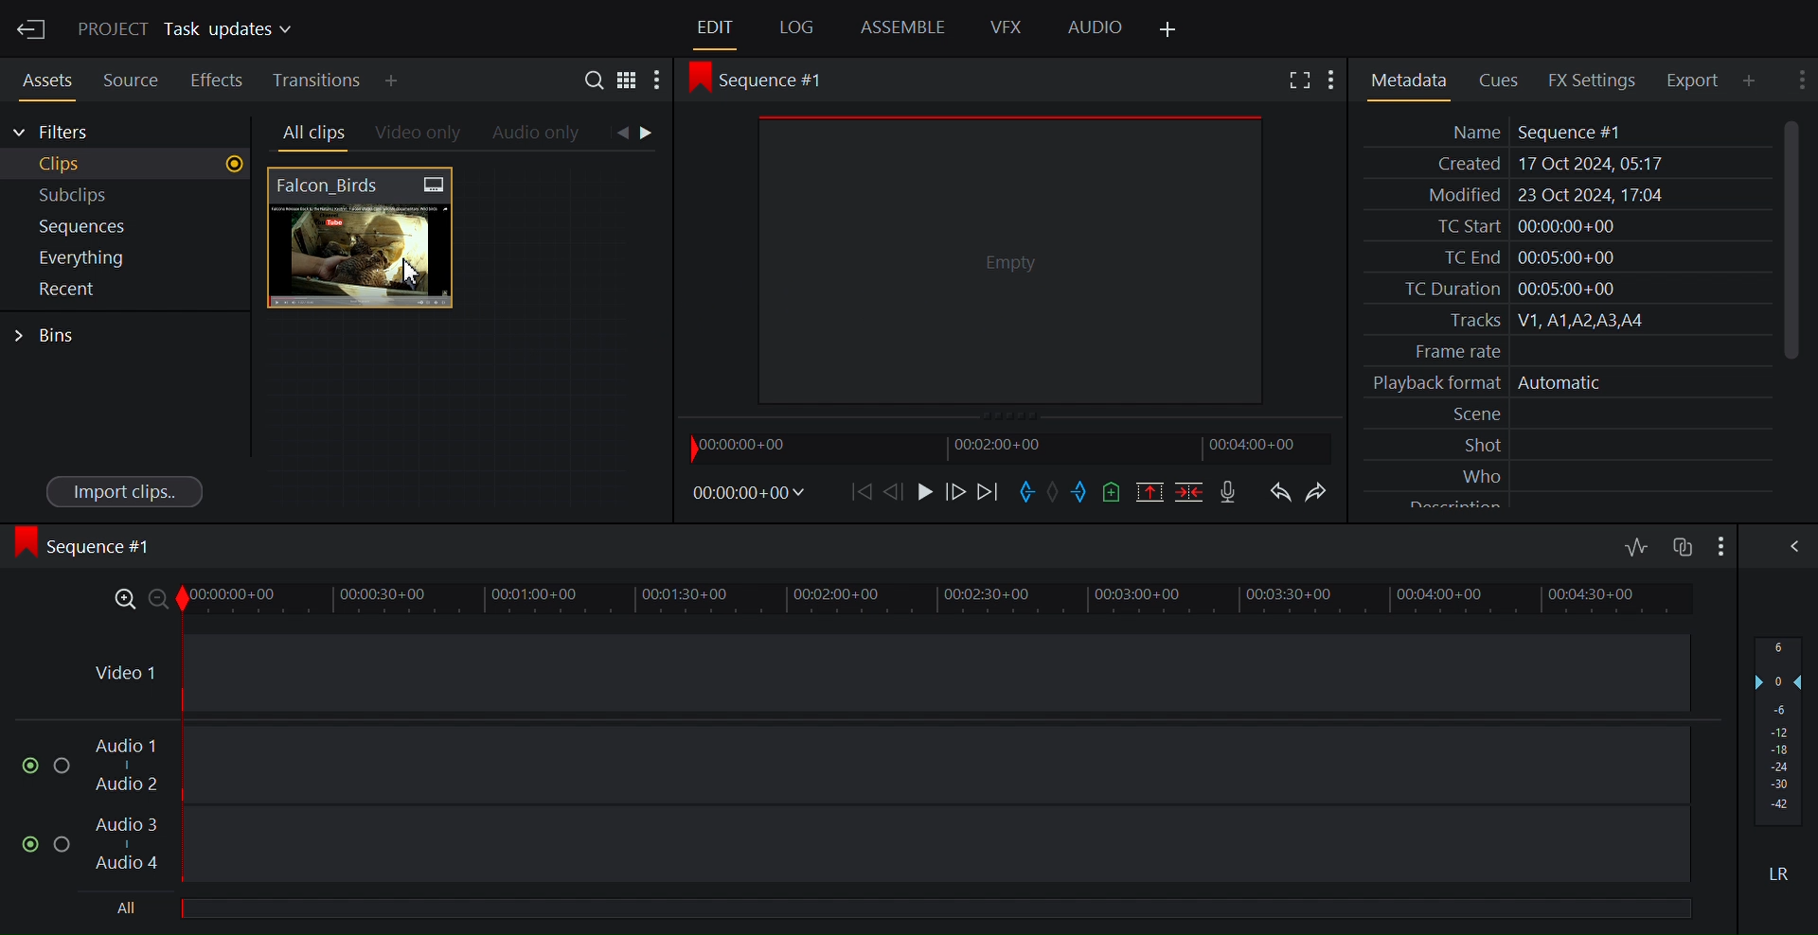  Describe the element at coordinates (1026, 492) in the screenshot. I see `Mark in` at that location.